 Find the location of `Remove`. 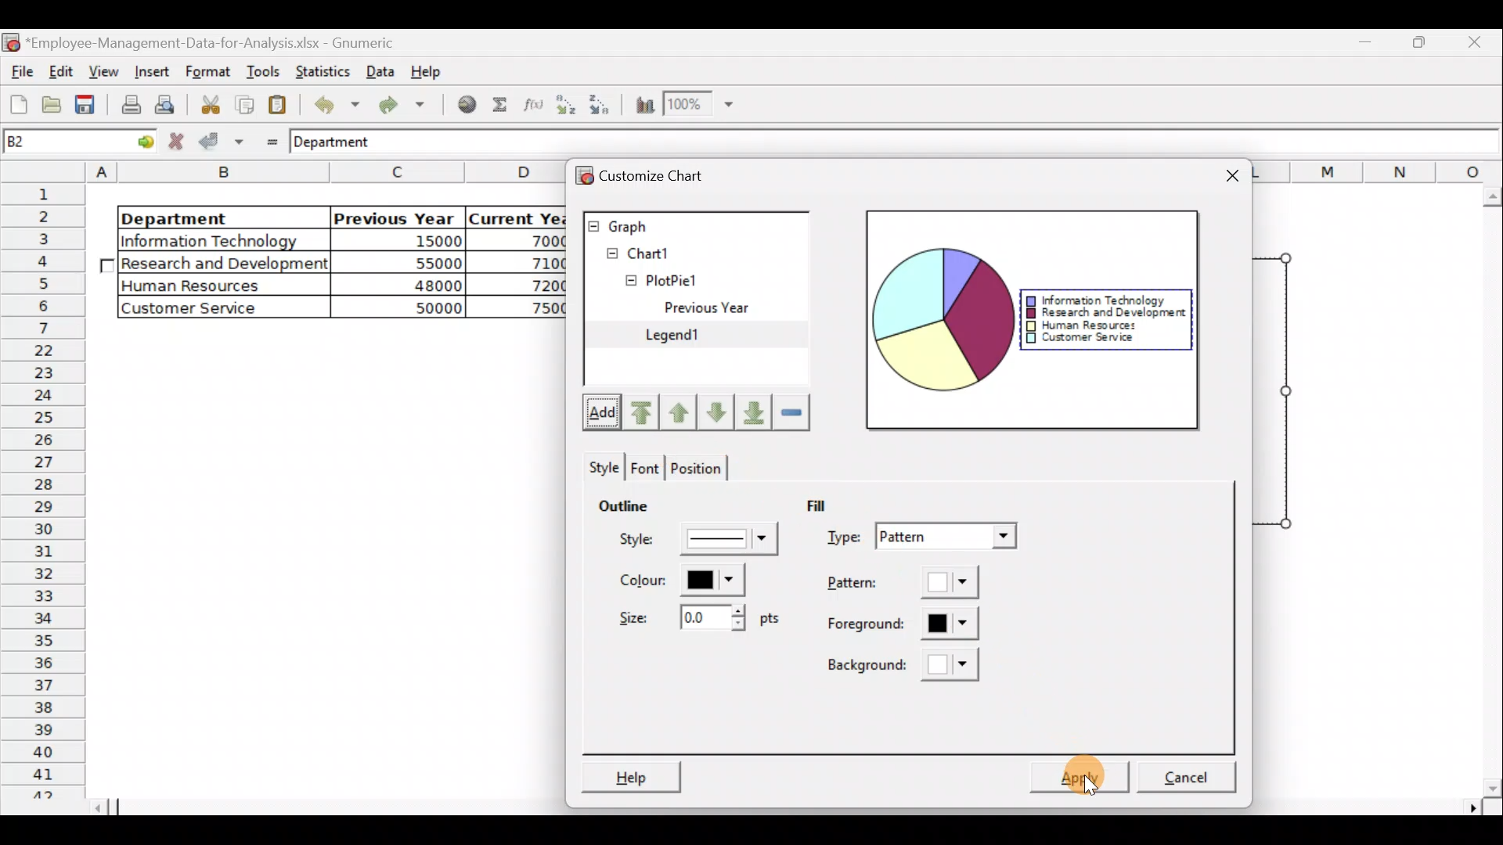

Remove is located at coordinates (791, 413).